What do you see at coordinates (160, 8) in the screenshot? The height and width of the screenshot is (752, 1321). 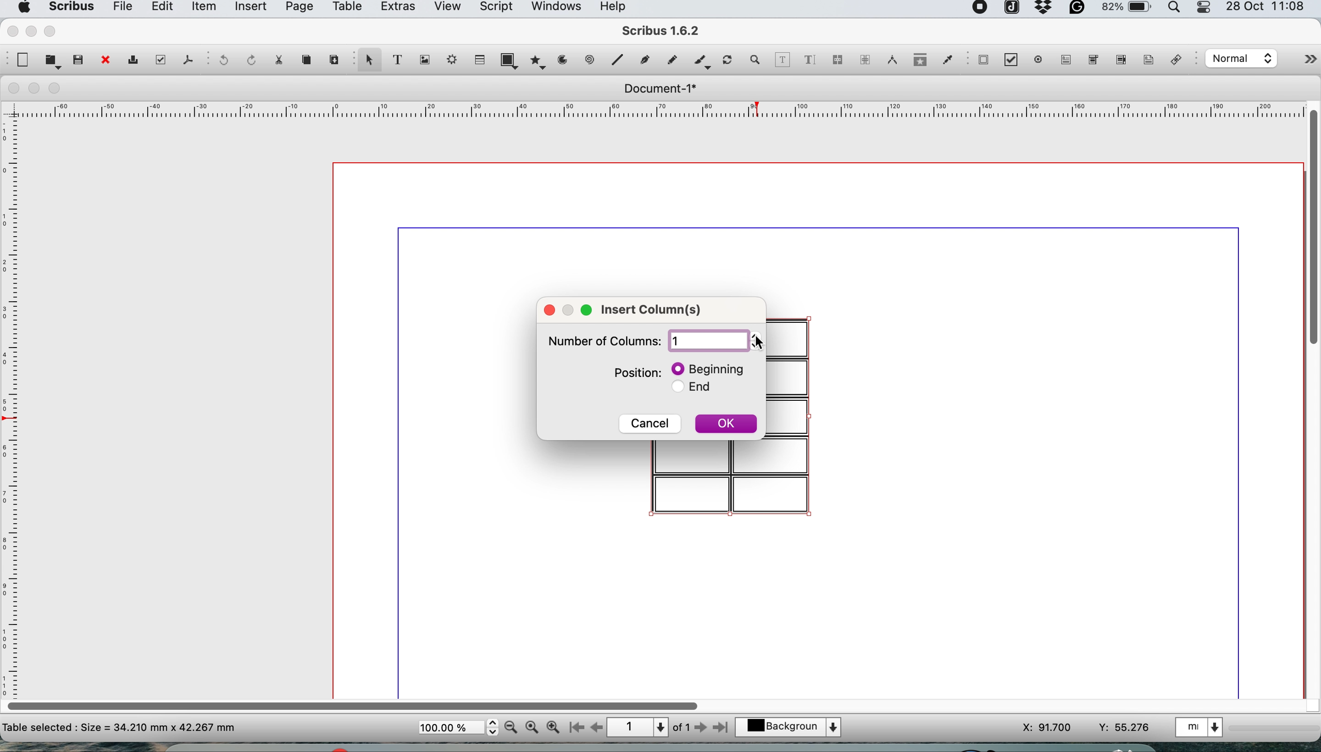 I see `edit` at bounding box center [160, 8].